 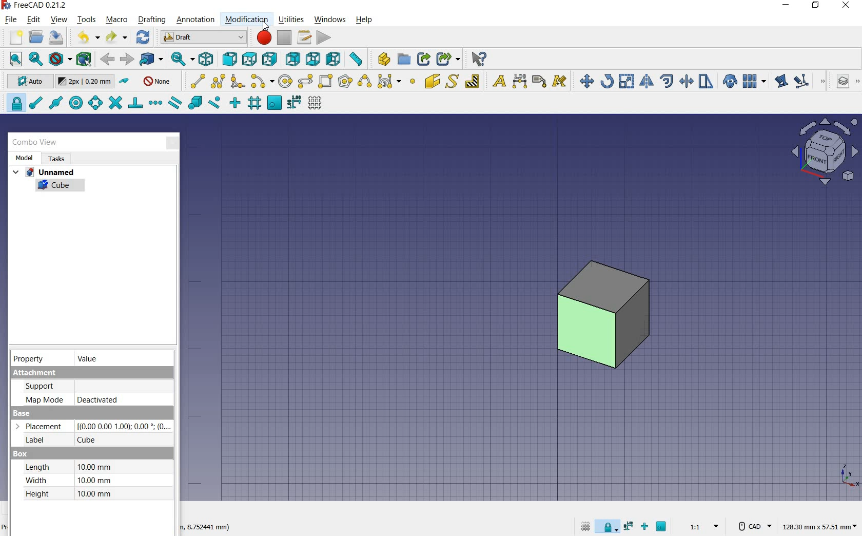 I want to click on hatch, so click(x=473, y=81).